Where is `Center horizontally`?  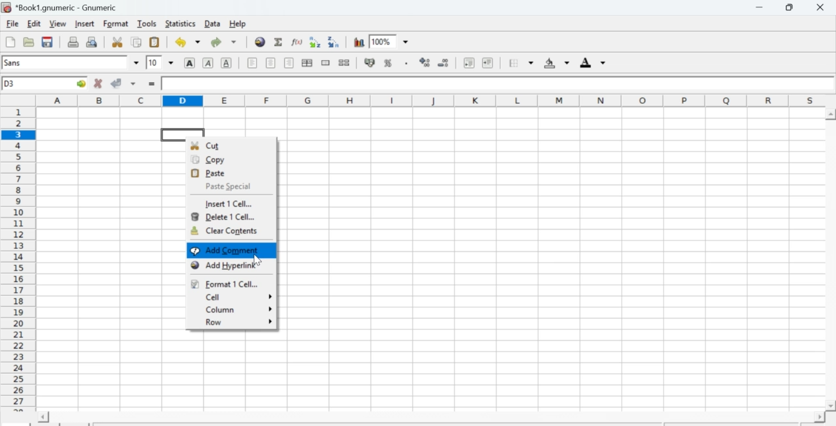
Center horizontally is located at coordinates (307, 63).